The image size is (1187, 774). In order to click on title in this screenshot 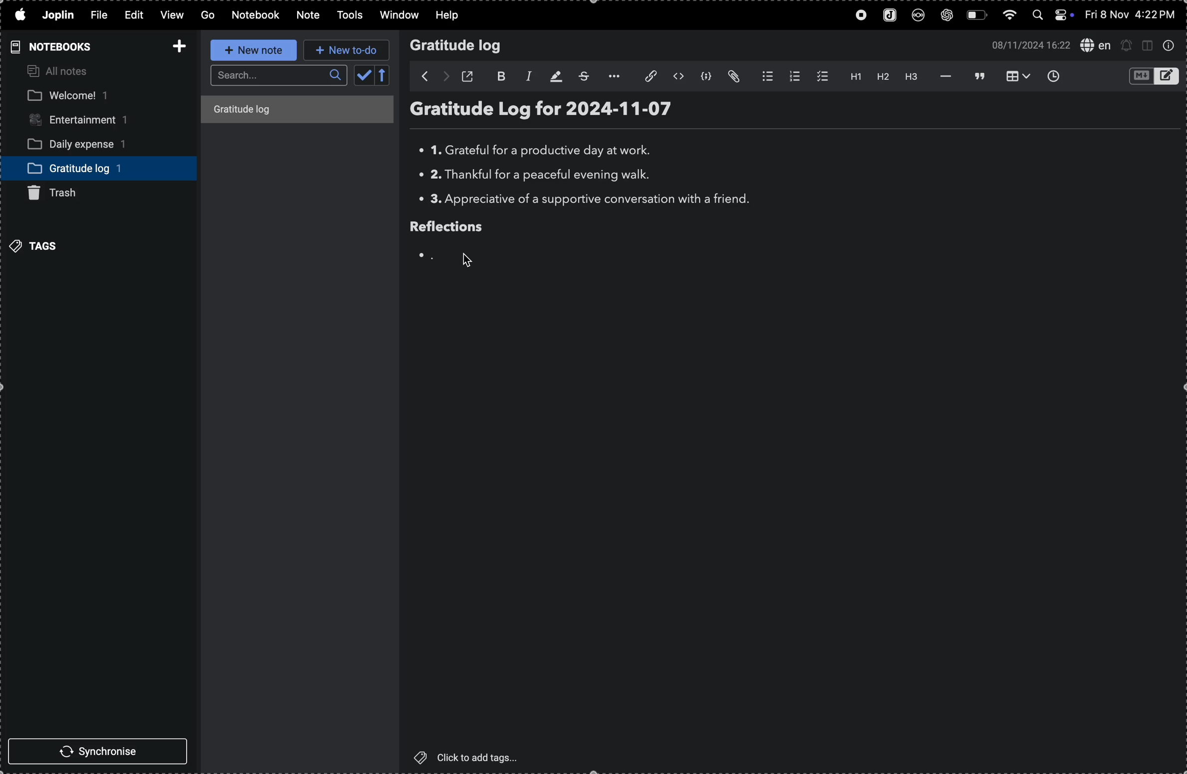, I will do `click(479, 112)`.